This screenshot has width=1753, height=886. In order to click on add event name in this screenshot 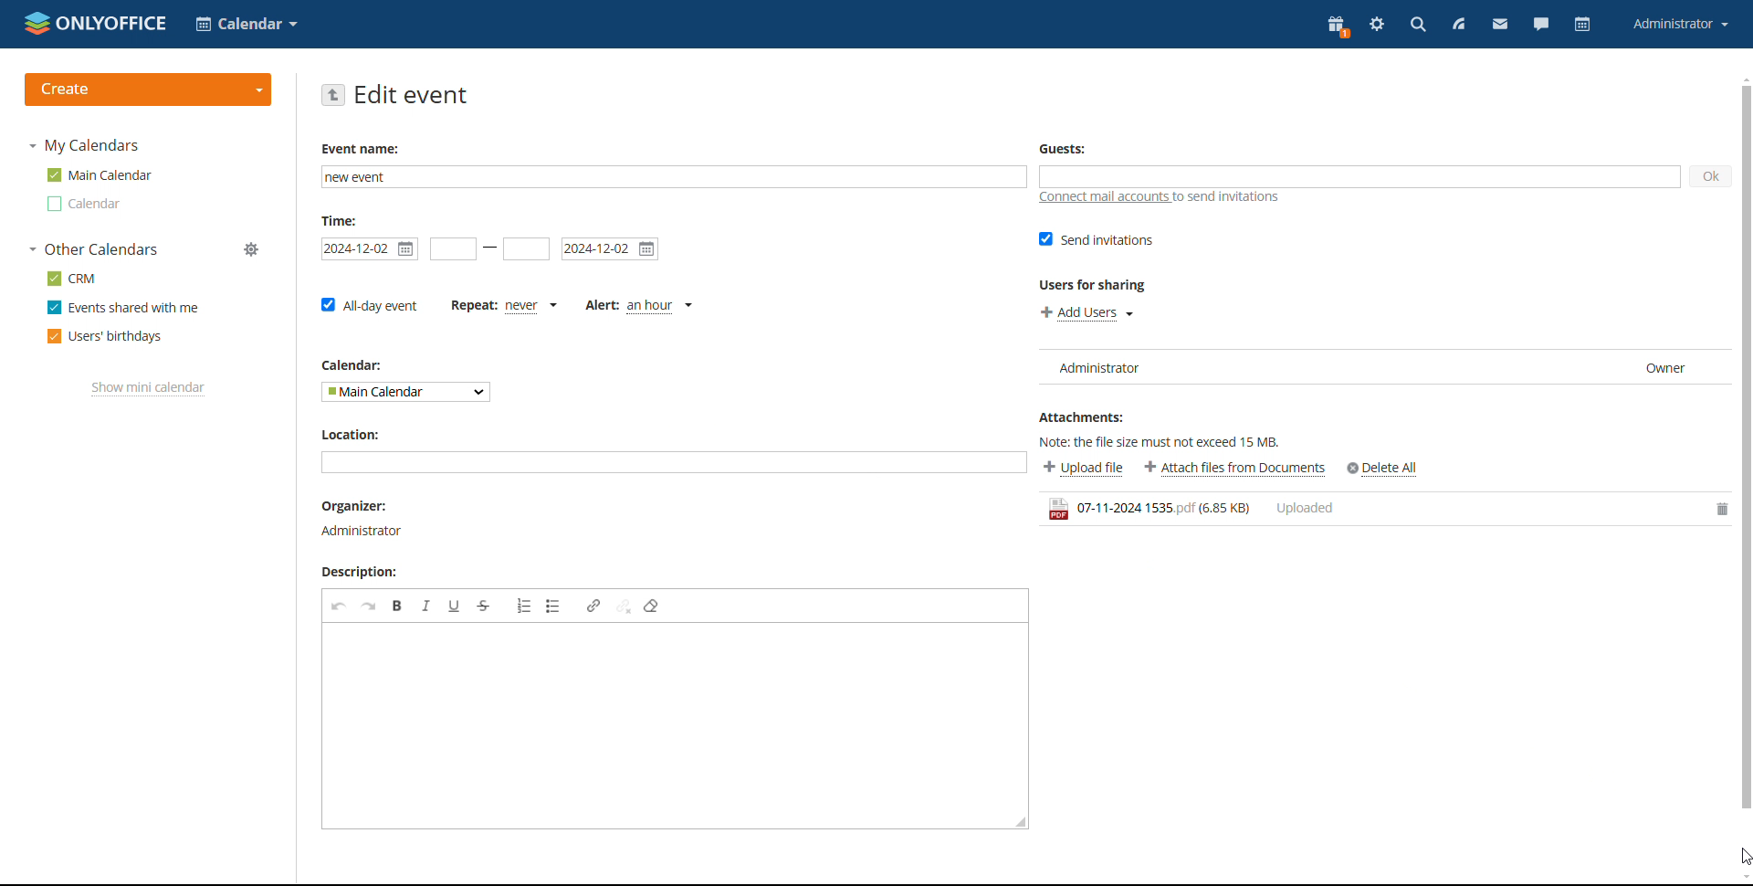, I will do `click(674, 177)`.